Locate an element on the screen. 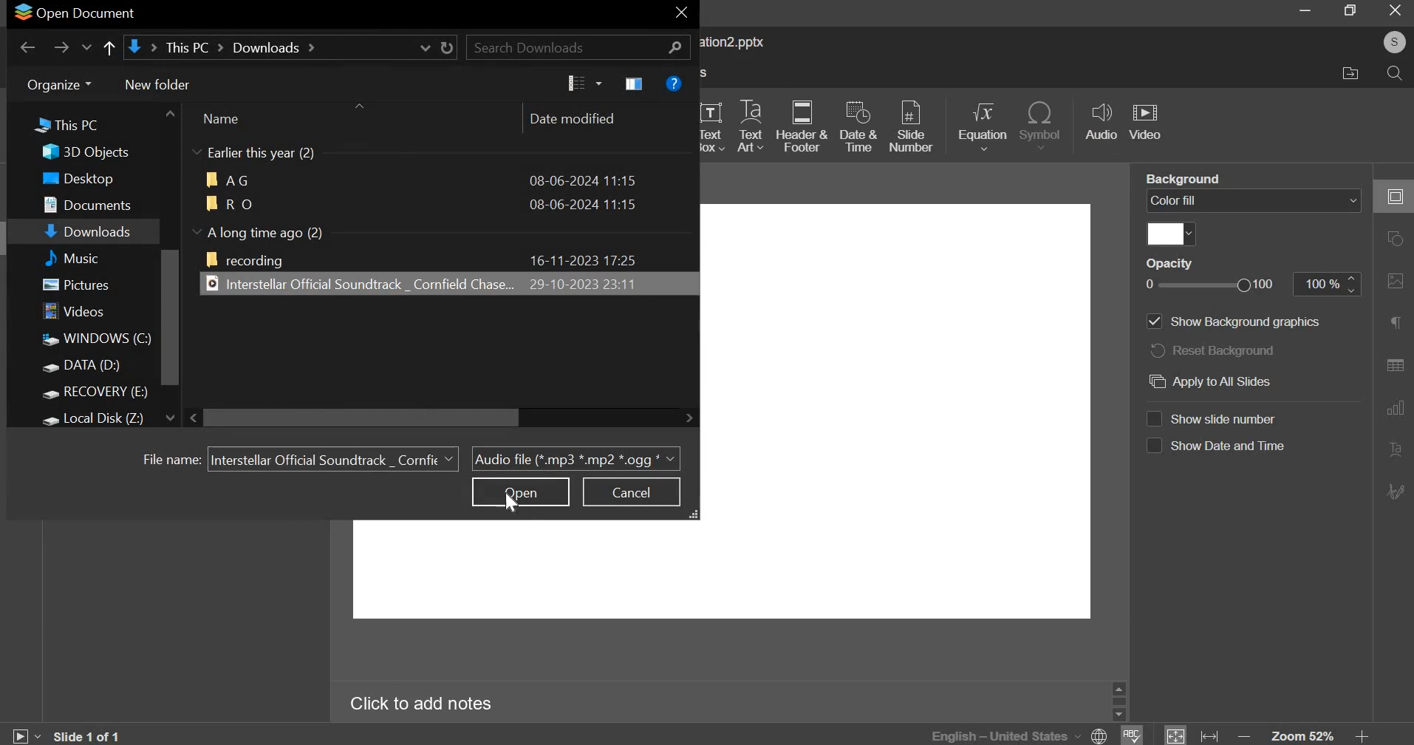 This screenshot has height=745, width=1414. cursor is located at coordinates (510, 503).